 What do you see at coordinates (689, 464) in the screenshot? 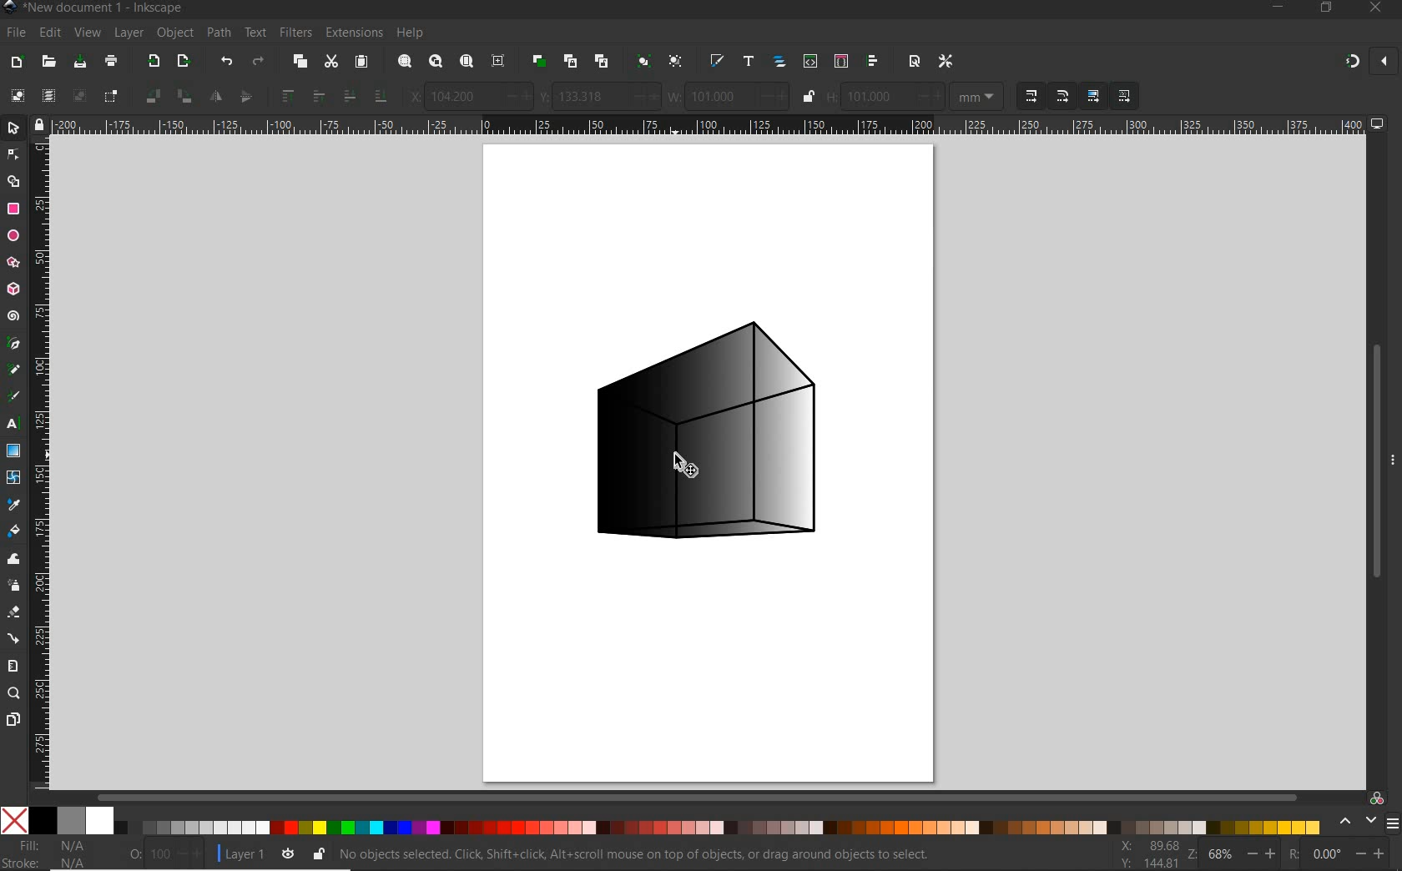
I see `cursor` at bounding box center [689, 464].